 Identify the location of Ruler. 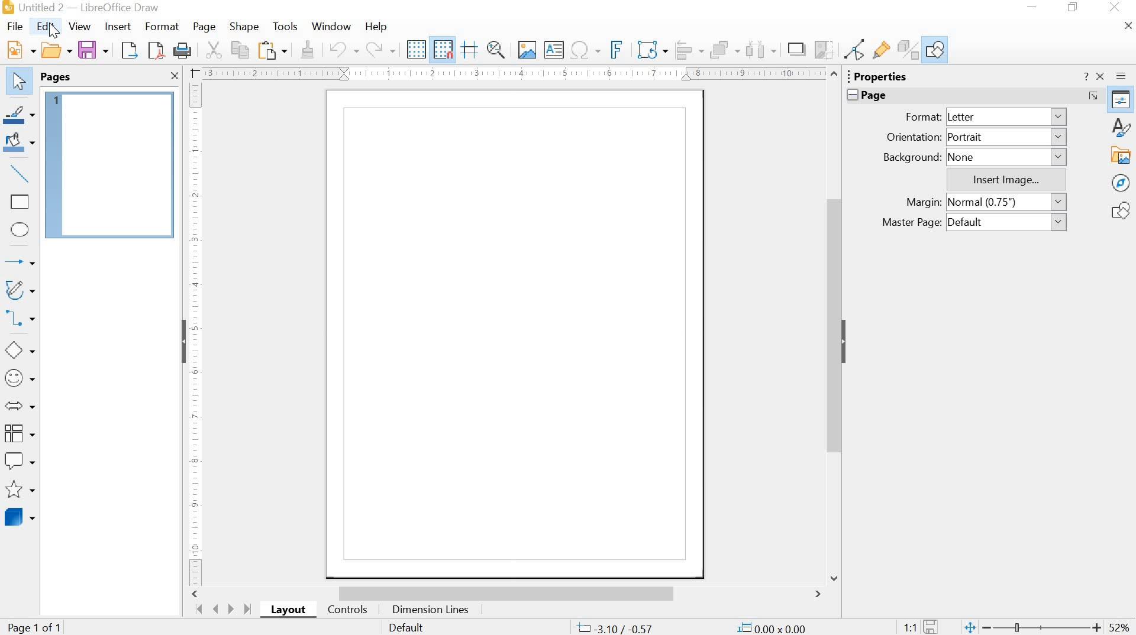
(198, 332).